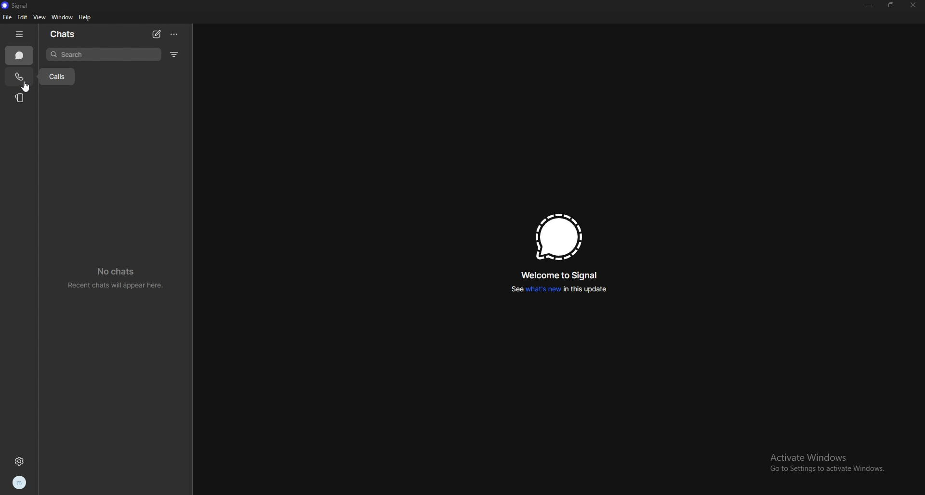 The width and height of the screenshot is (925, 495). I want to click on chats, so click(19, 55).